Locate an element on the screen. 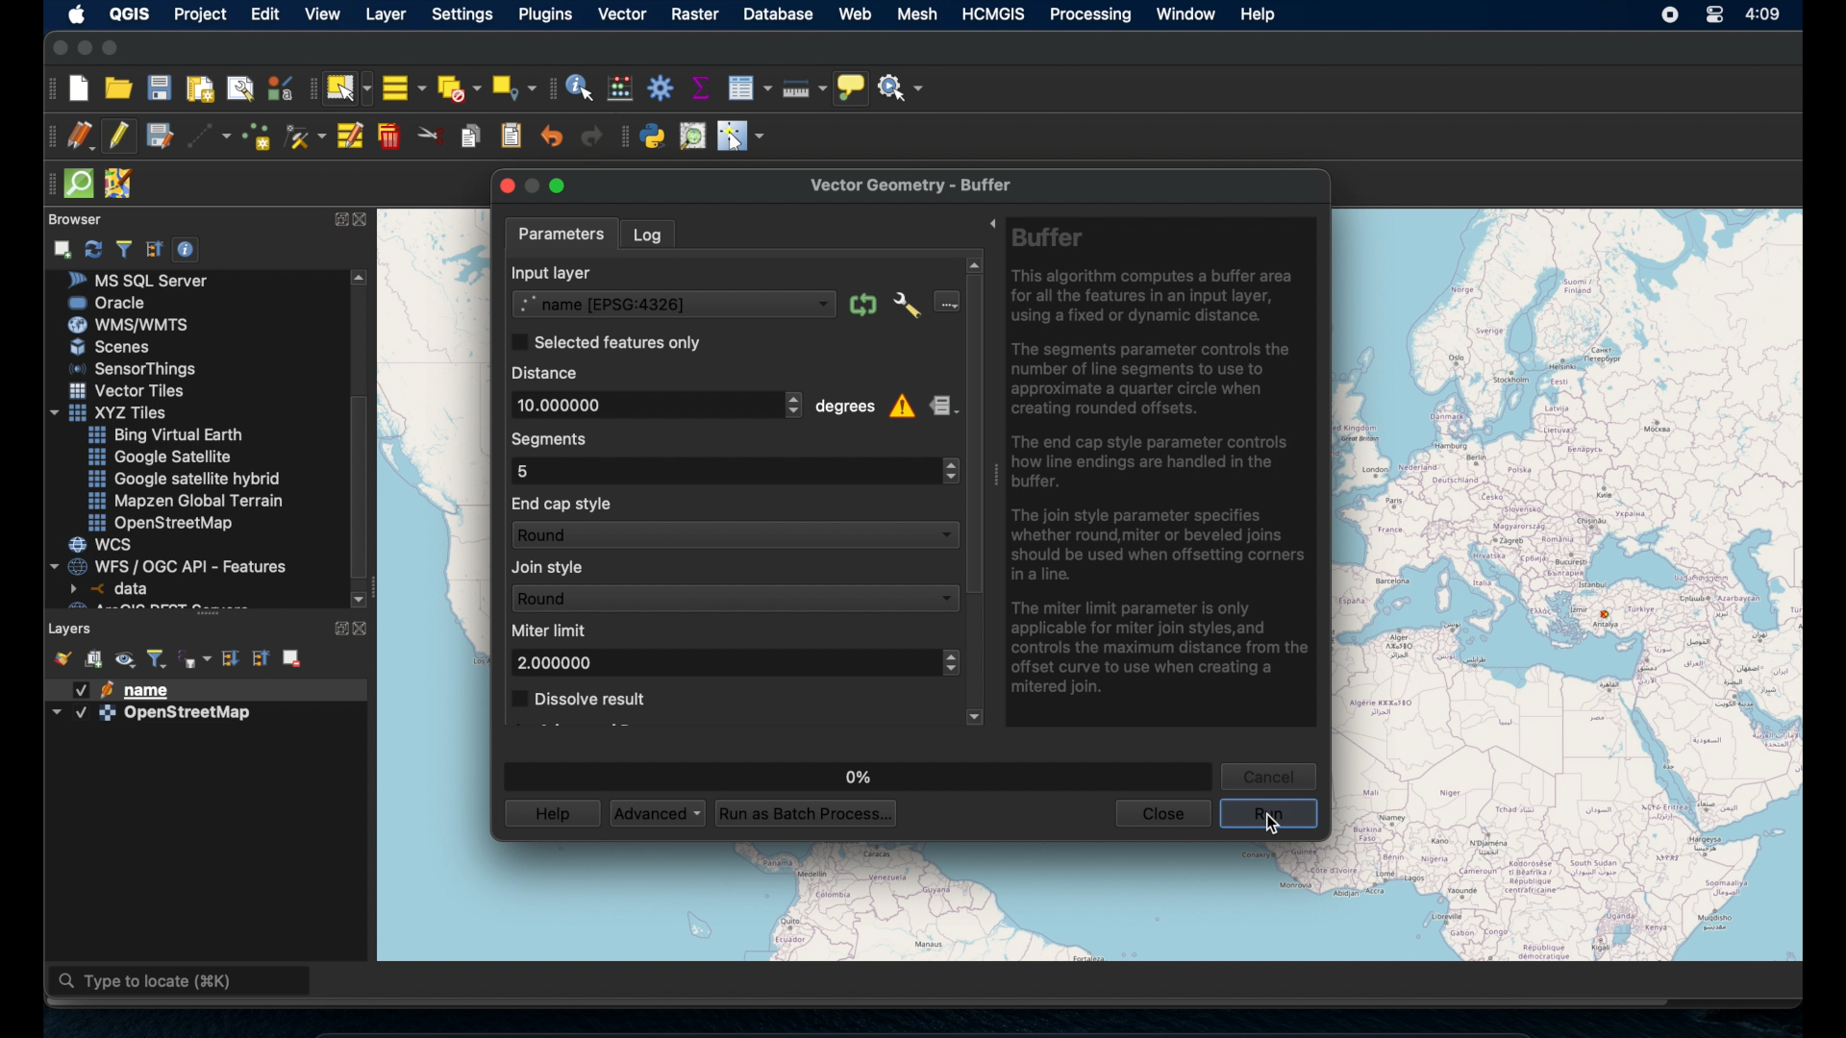 The height and width of the screenshot is (1038, 1846). toolbox is located at coordinates (661, 88).